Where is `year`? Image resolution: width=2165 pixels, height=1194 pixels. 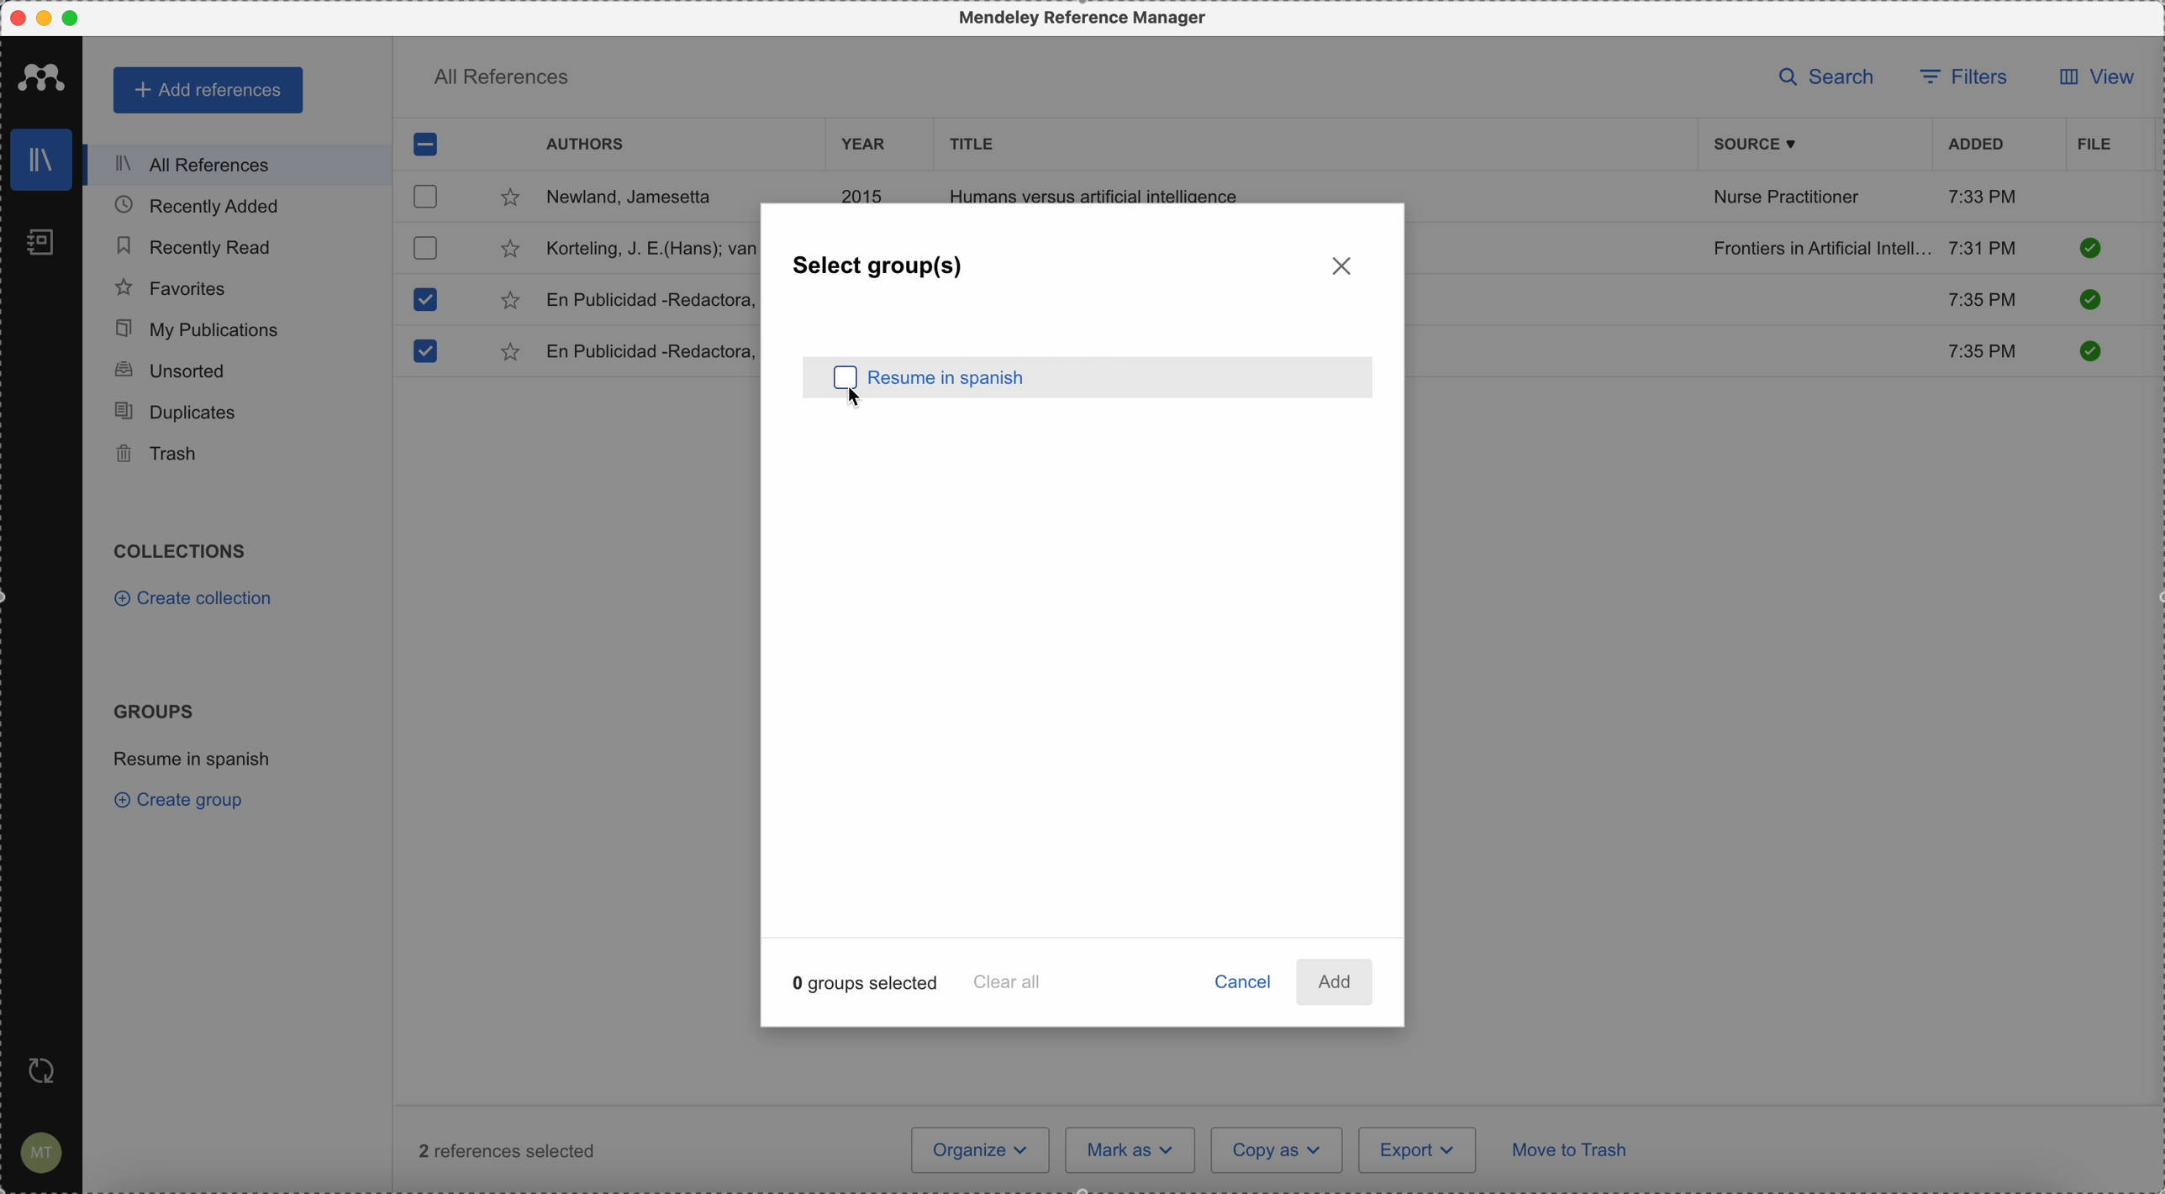 year is located at coordinates (865, 144).